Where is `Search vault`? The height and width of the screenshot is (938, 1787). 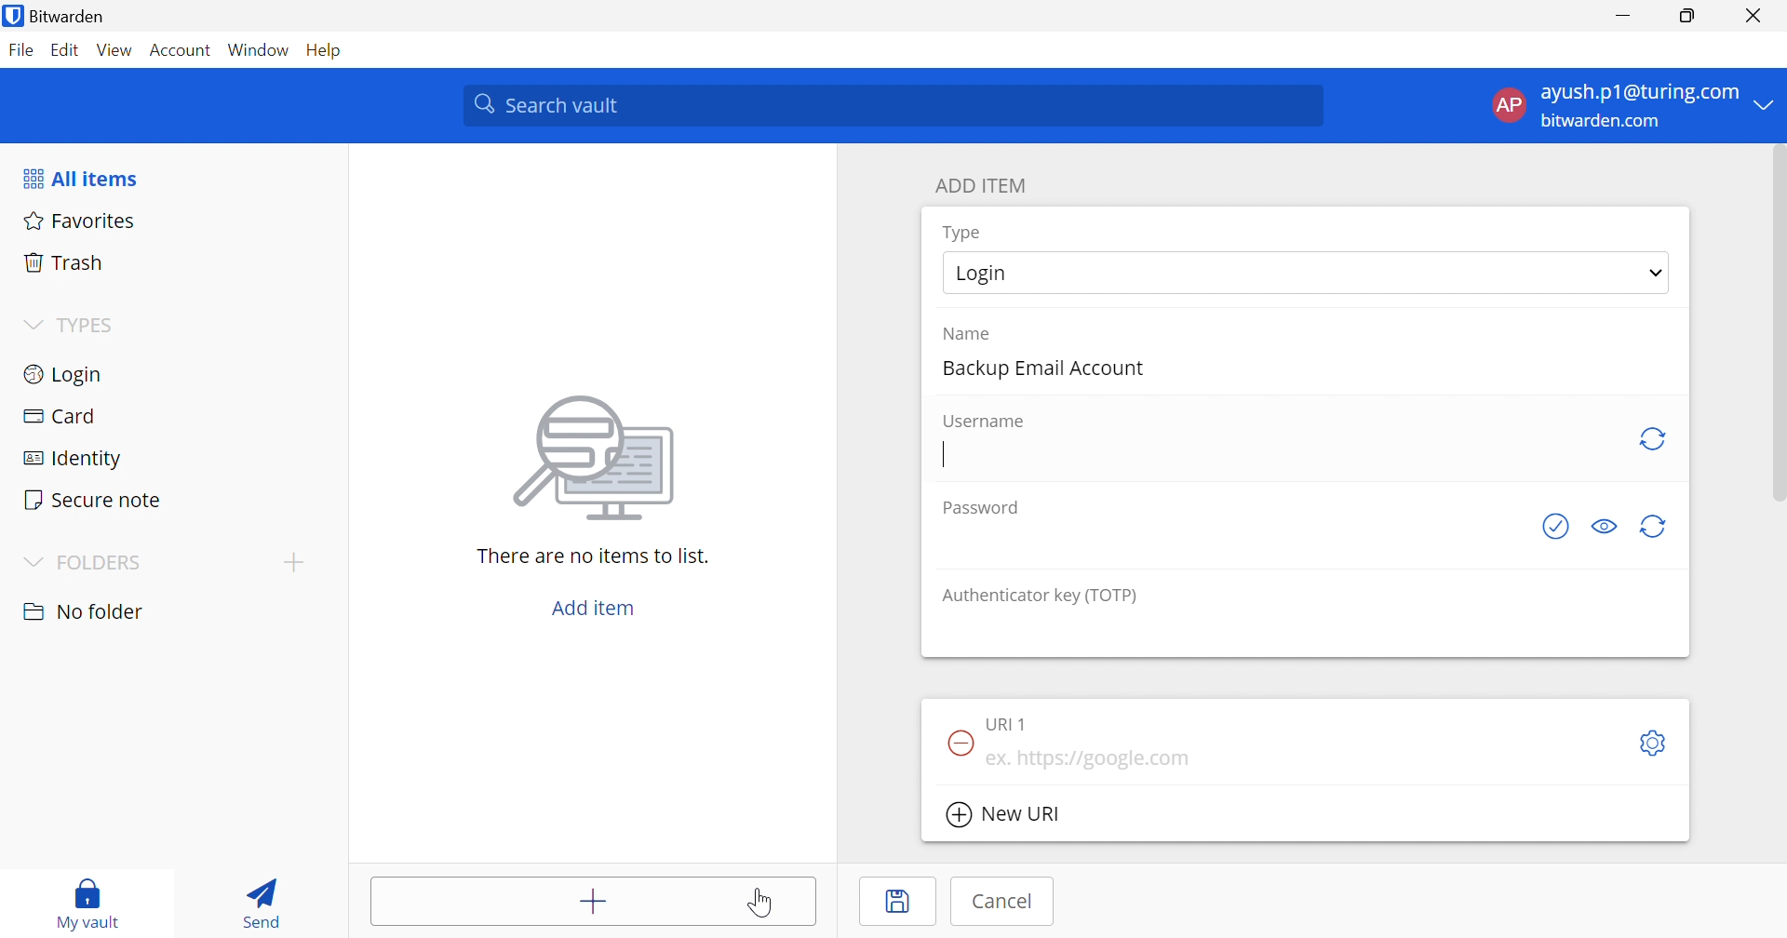
Search vault is located at coordinates (897, 106).